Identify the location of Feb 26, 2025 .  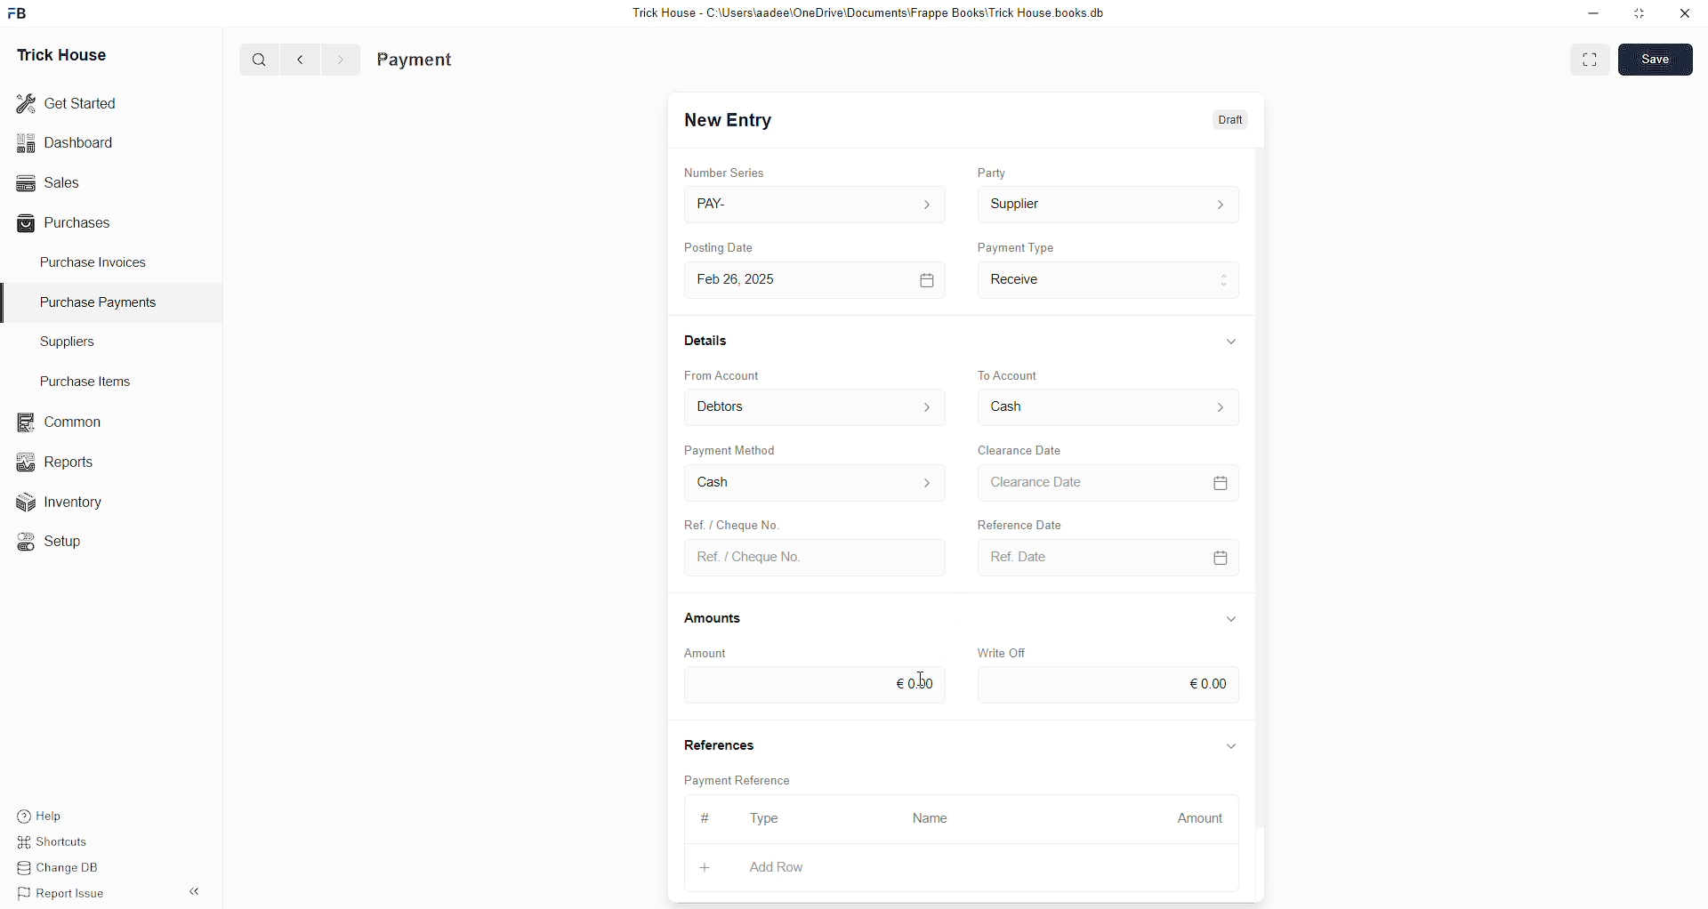
(812, 279).